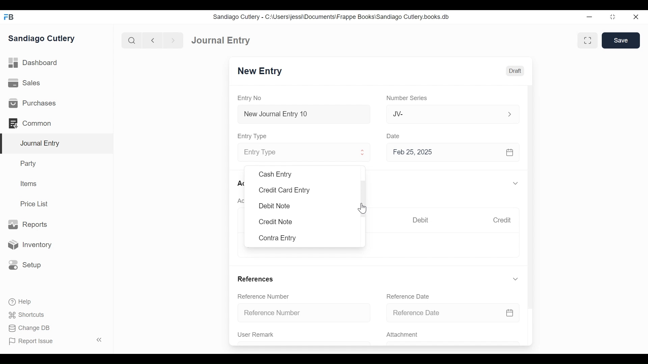 This screenshot has width=648, height=364. What do you see at coordinates (621, 40) in the screenshot?
I see `Save` at bounding box center [621, 40].